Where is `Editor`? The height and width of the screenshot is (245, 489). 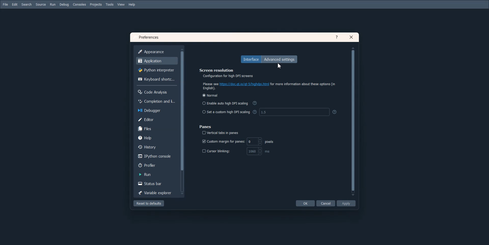 Editor is located at coordinates (156, 119).